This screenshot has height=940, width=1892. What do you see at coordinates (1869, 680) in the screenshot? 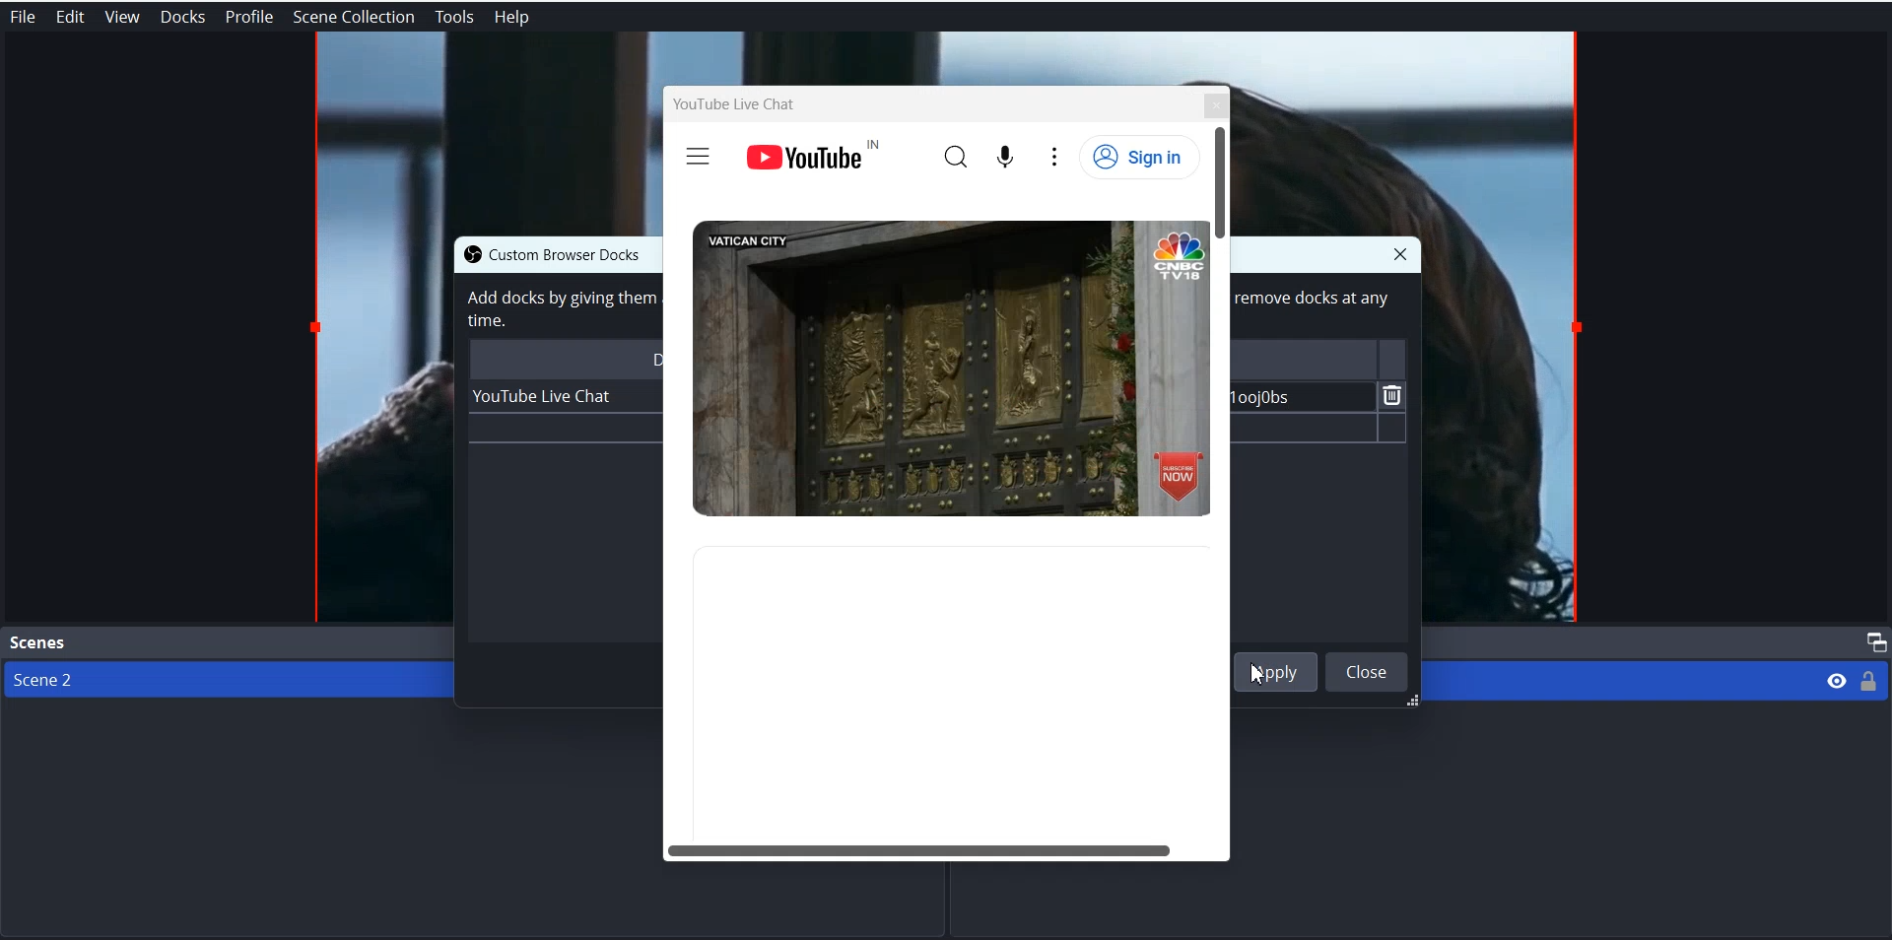
I see `Lock/ Unlock` at bounding box center [1869, 680].